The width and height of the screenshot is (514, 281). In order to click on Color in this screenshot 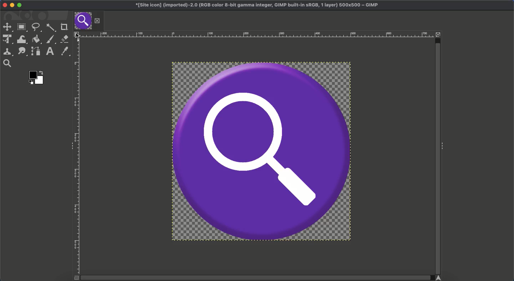, I will do `click(37, 77)`.